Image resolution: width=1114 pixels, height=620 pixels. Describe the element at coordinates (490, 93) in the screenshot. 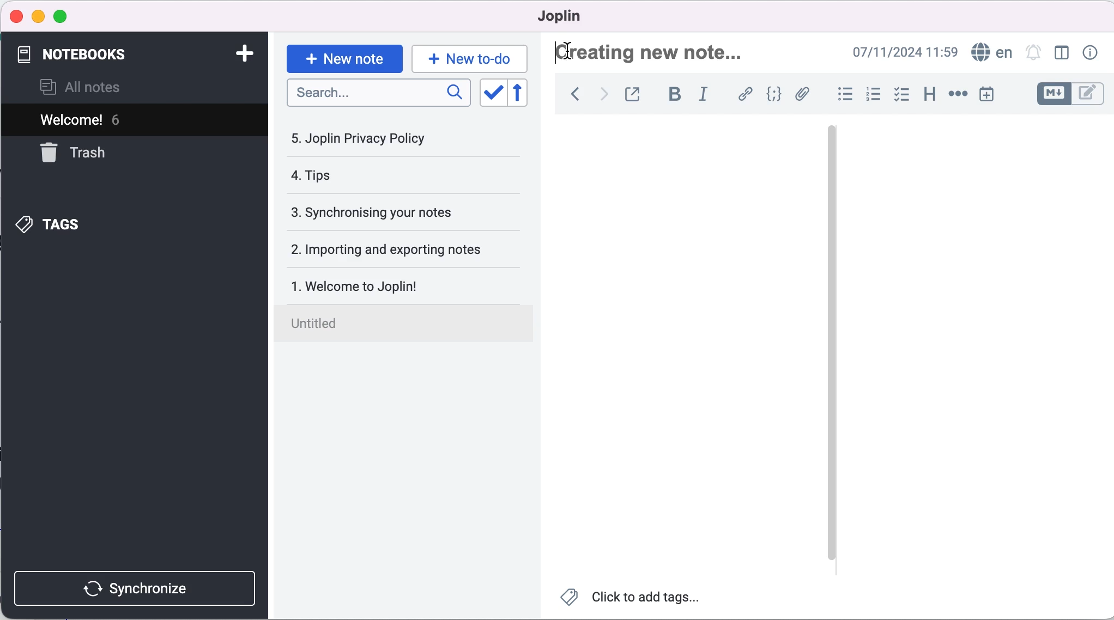

I see `toggle sort order field` at that location.